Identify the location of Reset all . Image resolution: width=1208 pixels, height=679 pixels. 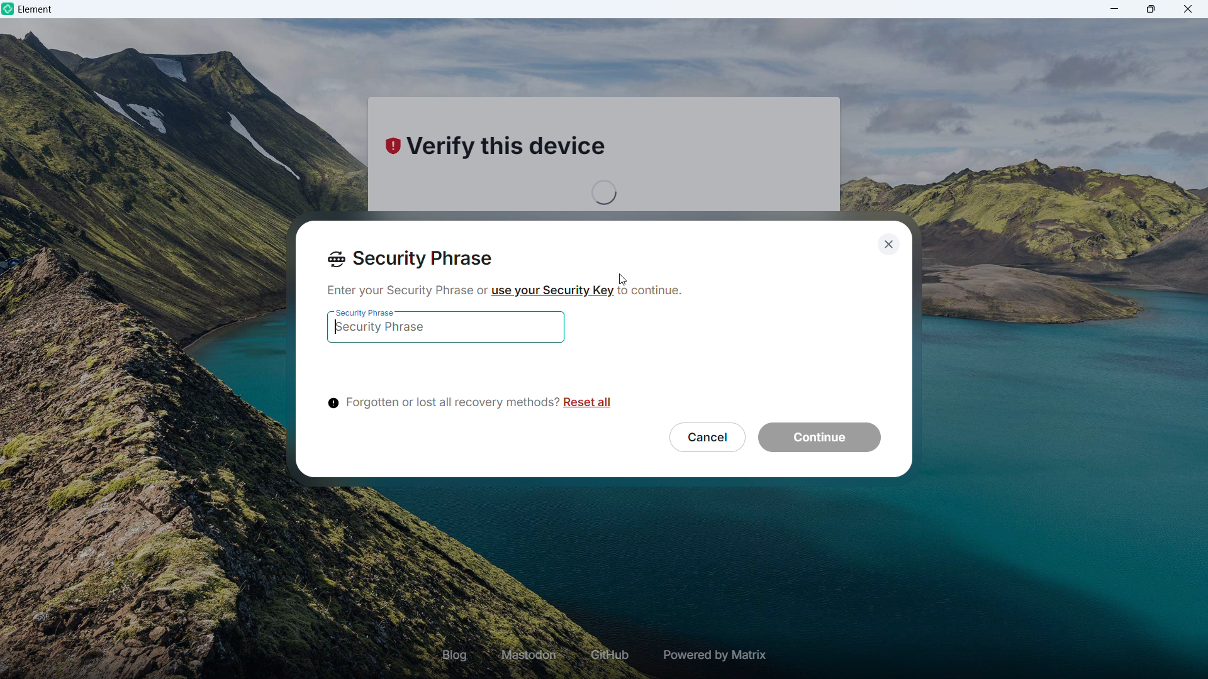
(590, 404).